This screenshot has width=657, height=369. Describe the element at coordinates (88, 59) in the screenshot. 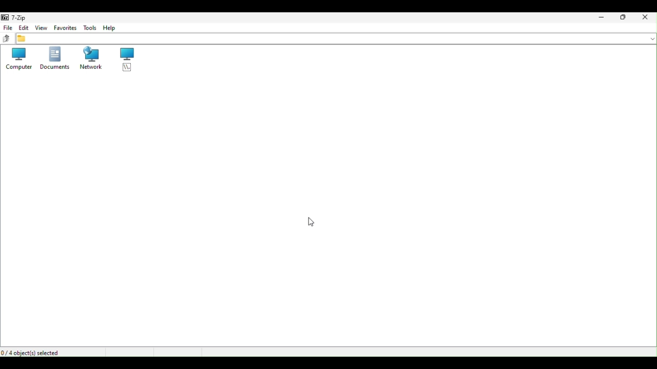

I see `Network` at that location.